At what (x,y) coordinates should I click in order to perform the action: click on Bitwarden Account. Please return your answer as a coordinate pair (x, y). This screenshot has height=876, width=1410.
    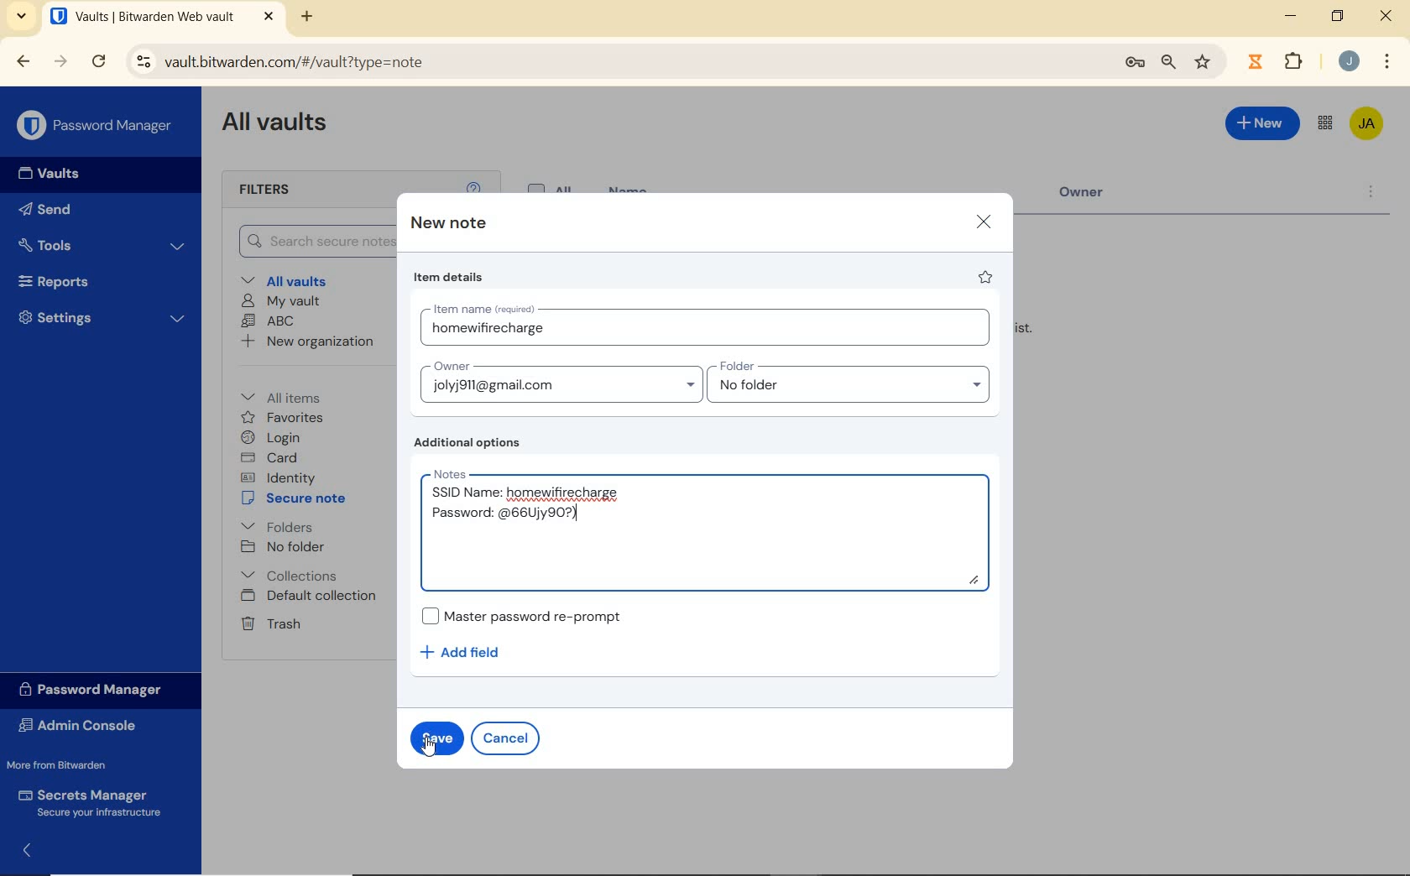
    Looking at the image, I should click on (1368, 125).